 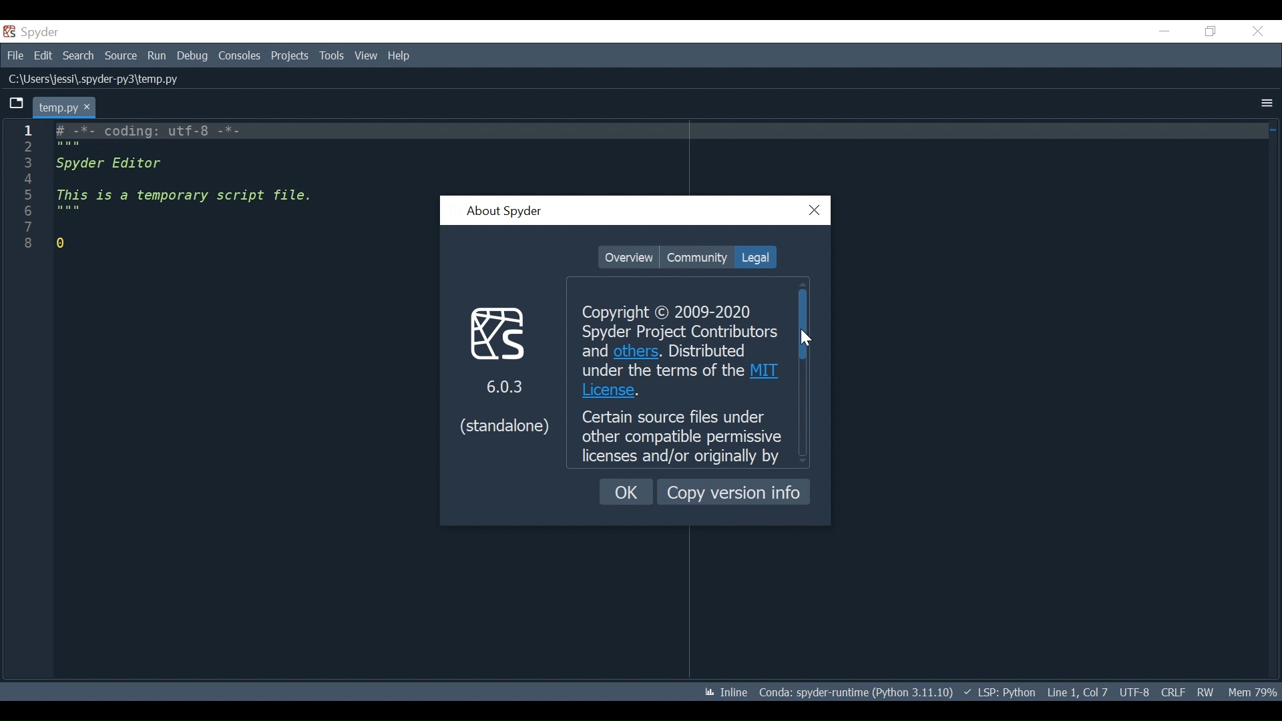 What do you see at coordinates (194, 56) in the screenshot?
I see `Debug` at bounding box center [194, 56].